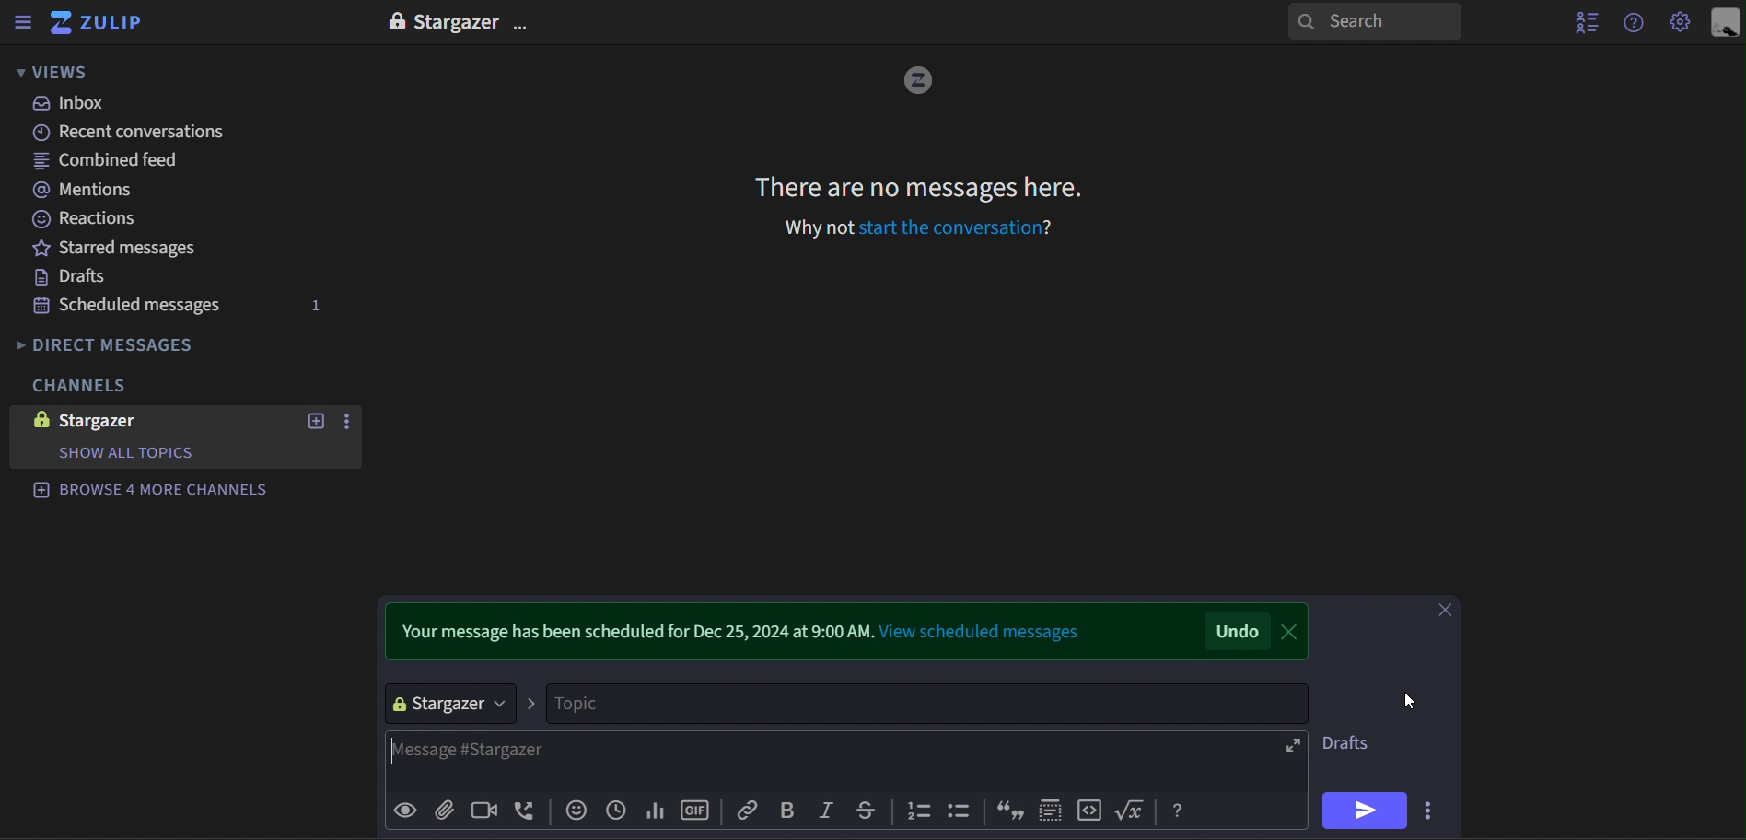 This screenshot has width=1746, height=840. I want to click on topic, so click(931, 703).